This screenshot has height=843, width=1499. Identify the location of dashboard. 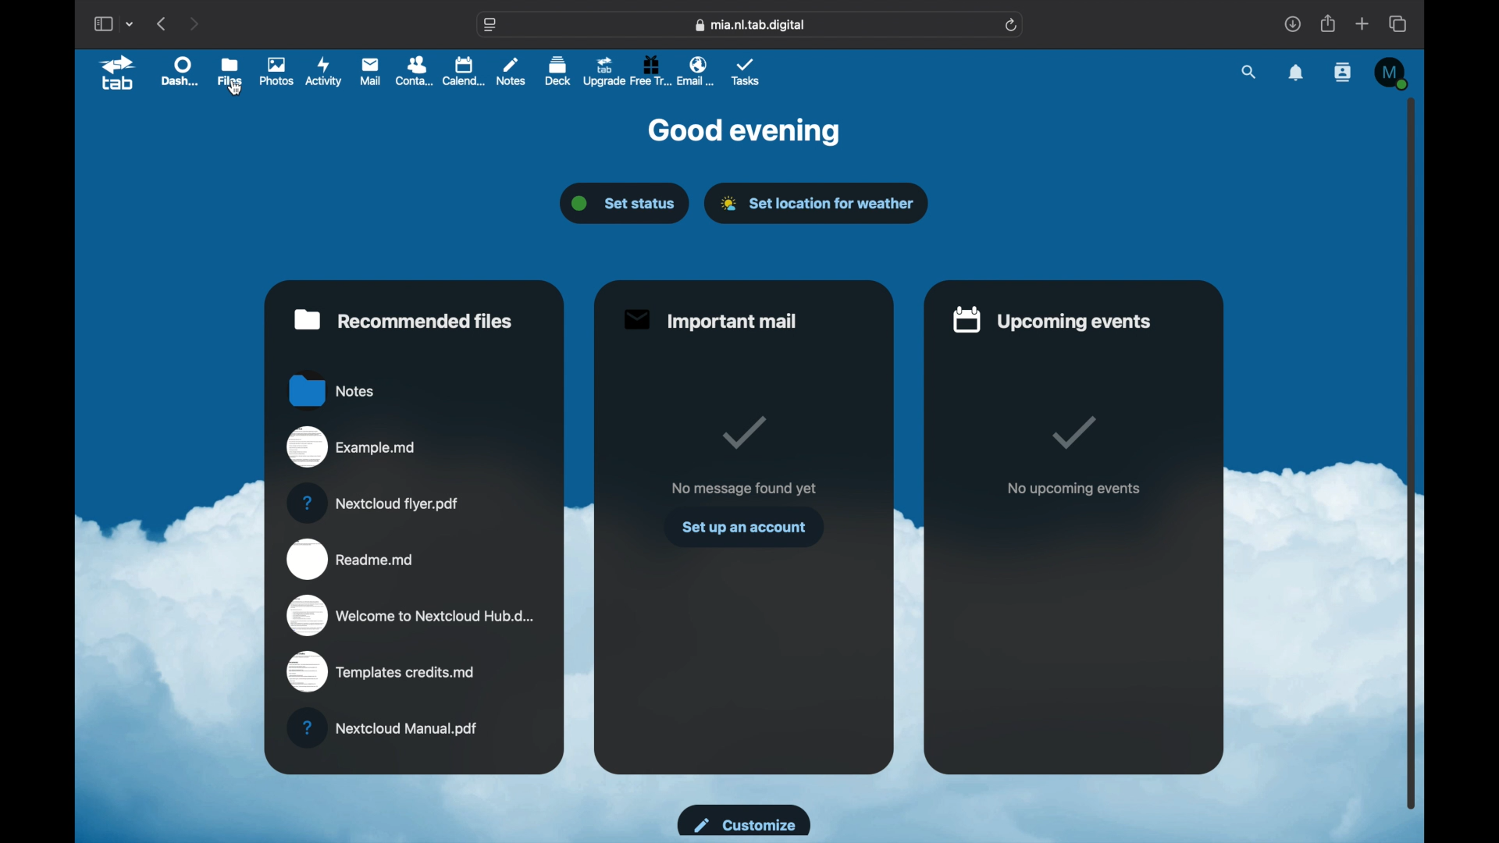
(180, 70).